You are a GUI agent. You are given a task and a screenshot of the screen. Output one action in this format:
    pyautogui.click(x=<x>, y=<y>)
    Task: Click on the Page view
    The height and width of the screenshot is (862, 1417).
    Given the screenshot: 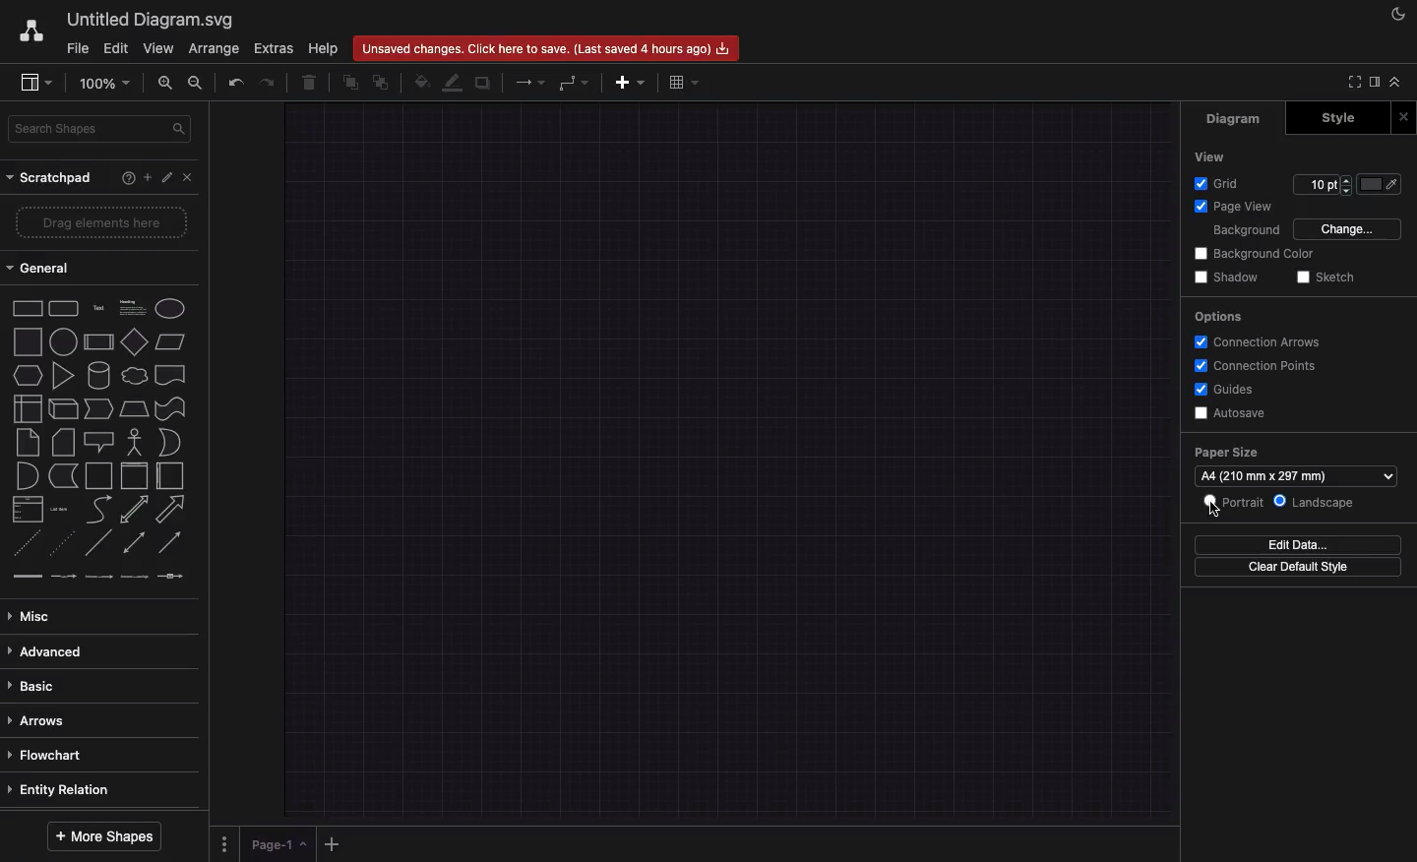 What is the action you would take?
    pyautogui.click(x=1236, y=207)
    